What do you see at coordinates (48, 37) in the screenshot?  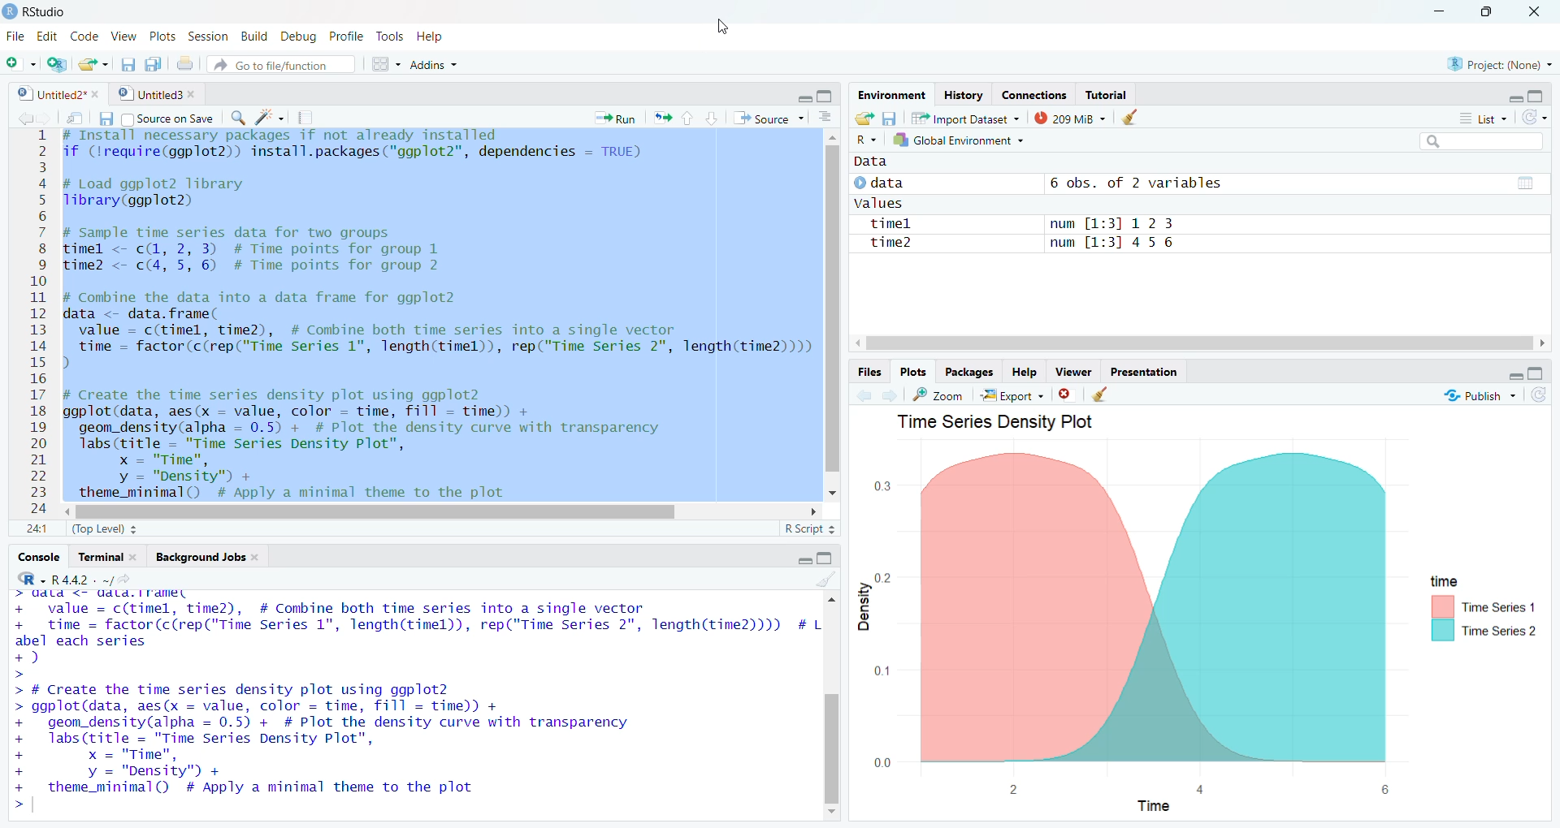 I see `Edit` at bounding box center [48, 37].